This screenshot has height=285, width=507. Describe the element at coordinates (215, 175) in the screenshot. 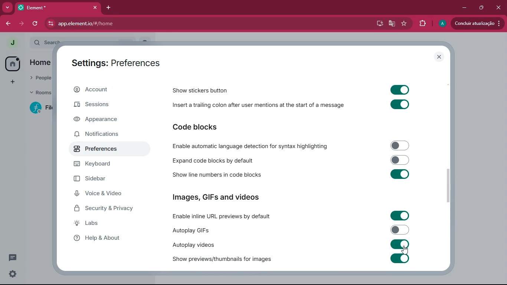

I see `line numbers` at that location.